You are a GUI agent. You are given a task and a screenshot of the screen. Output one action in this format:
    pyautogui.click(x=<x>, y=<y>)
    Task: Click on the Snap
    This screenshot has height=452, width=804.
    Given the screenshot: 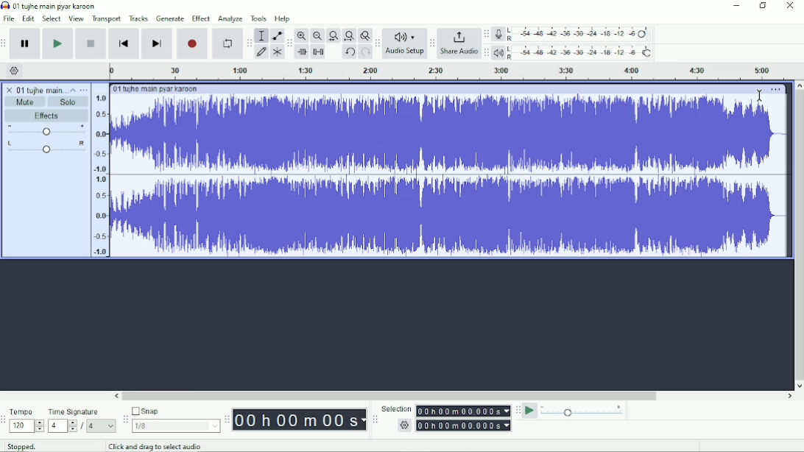 What is the action you would take?
    pyautogui.click(x=176, y=412)
    